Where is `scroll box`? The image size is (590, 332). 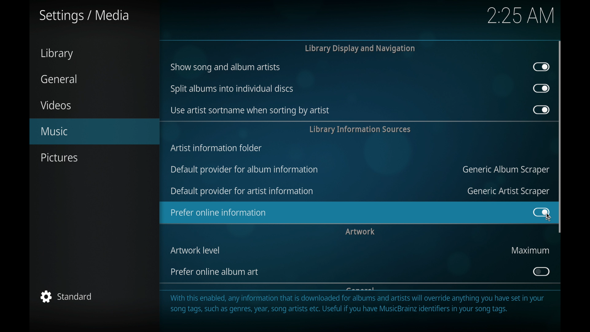 scroll box is located at coordinates (560, 136).